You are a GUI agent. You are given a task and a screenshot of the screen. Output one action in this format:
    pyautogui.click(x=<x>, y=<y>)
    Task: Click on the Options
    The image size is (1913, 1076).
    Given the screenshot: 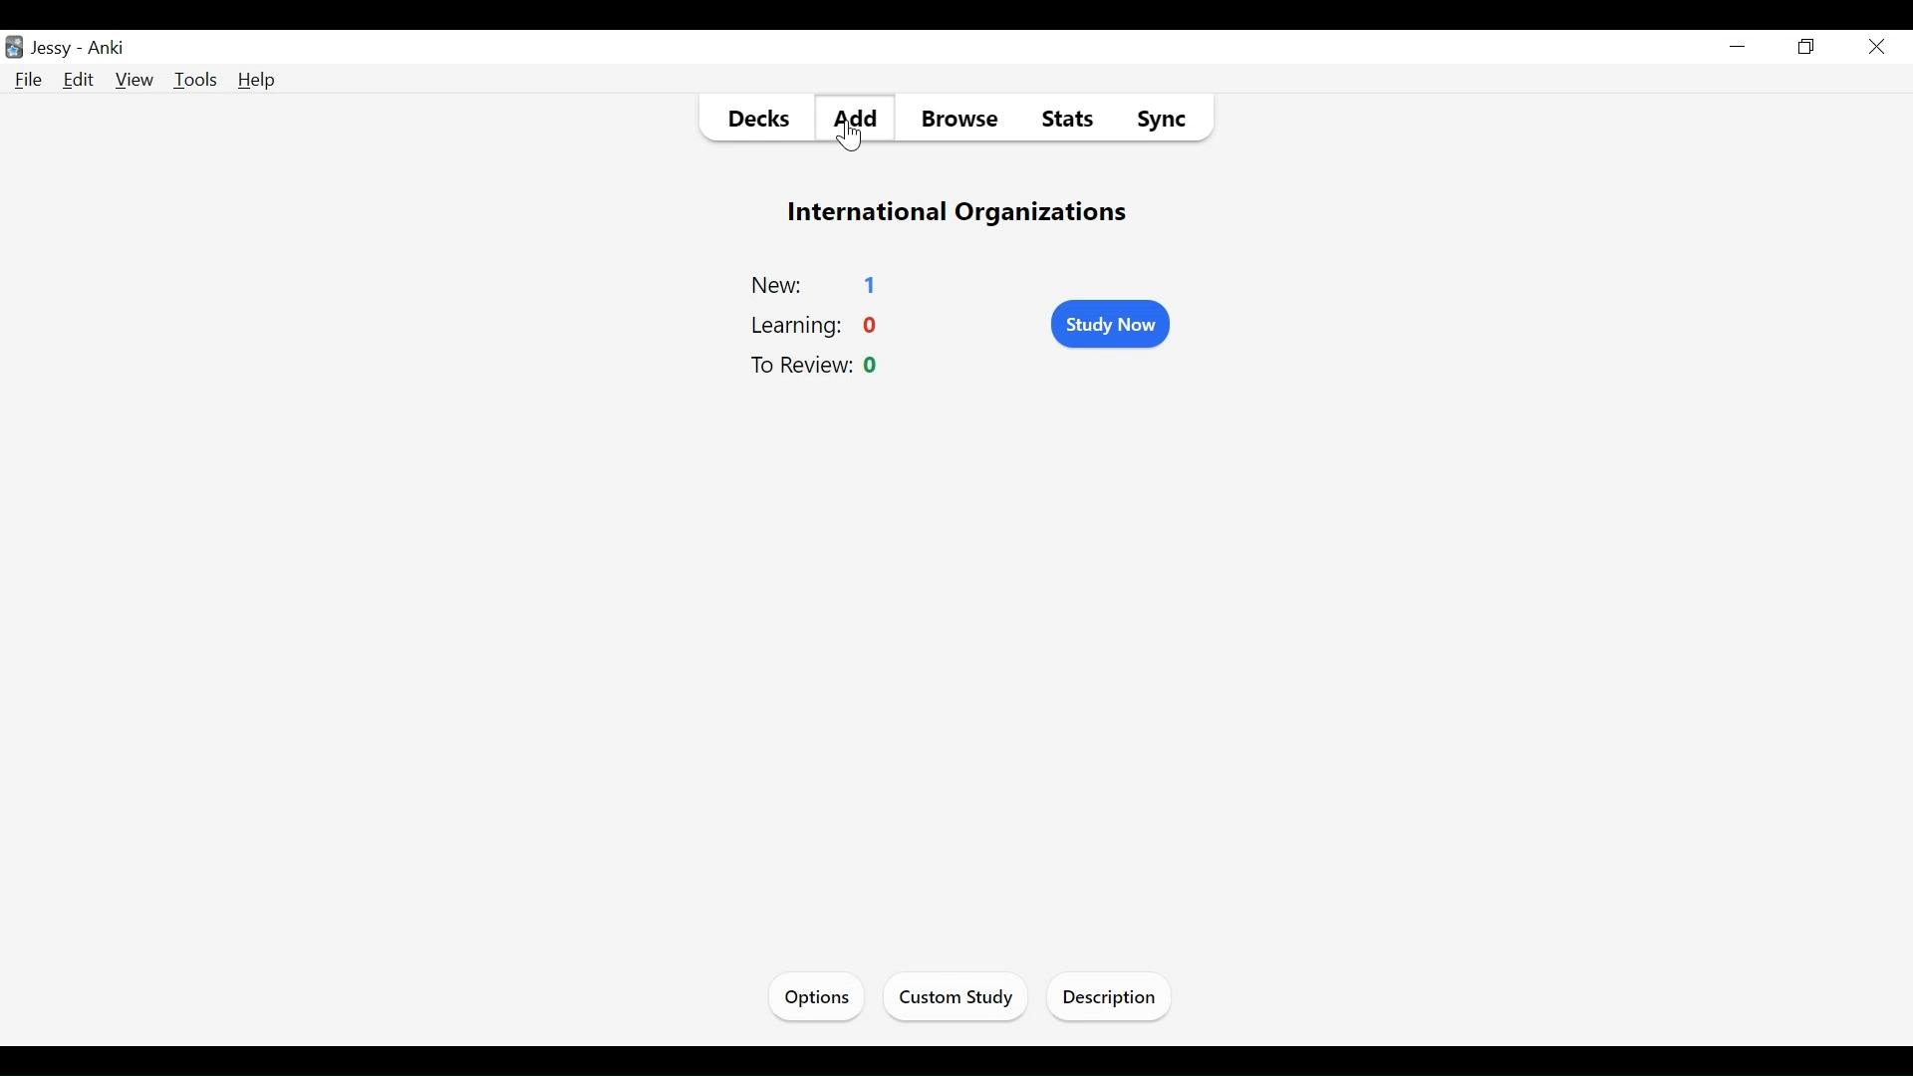 What is the action you would take?
    pyautogui.click(x=817, y=997)
    